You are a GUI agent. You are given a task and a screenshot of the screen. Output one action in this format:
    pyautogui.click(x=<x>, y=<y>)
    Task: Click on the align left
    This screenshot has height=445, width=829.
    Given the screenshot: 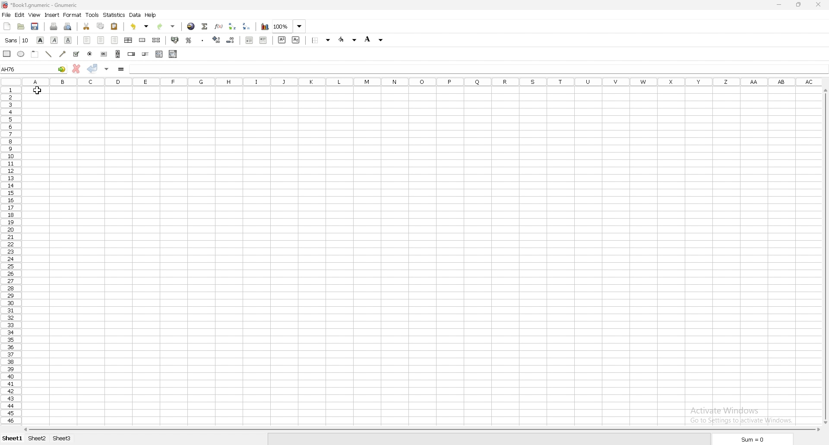 What is the action you would take?
    pyautogui.click(x=87, y=40)
    